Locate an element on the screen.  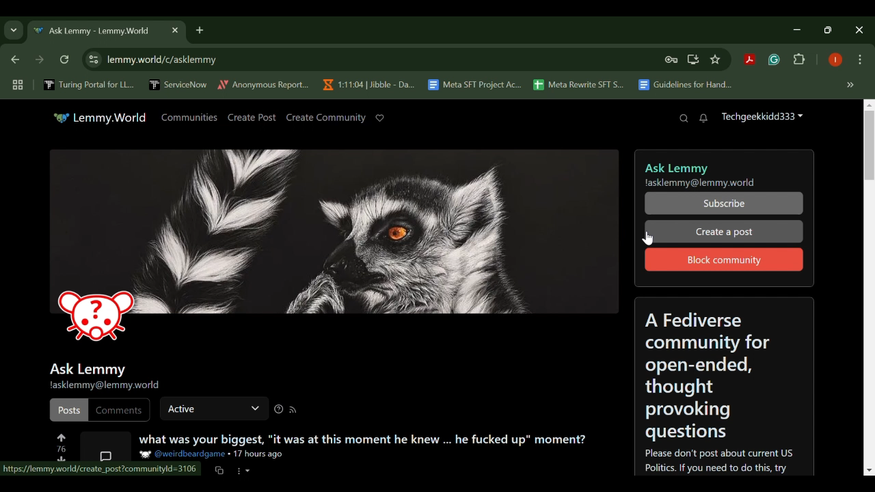
Guidelines for Hand... is located at coordinates (684, 85).